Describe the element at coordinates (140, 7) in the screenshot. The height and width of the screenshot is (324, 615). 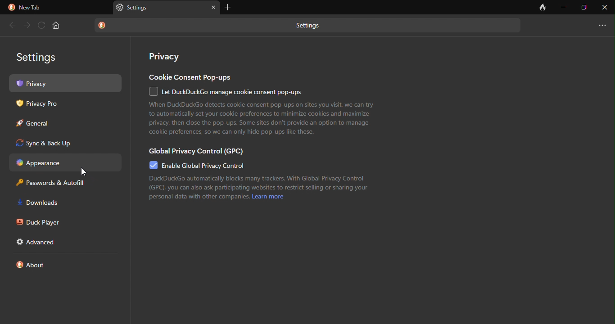
I see `tab name- settings` at that location.